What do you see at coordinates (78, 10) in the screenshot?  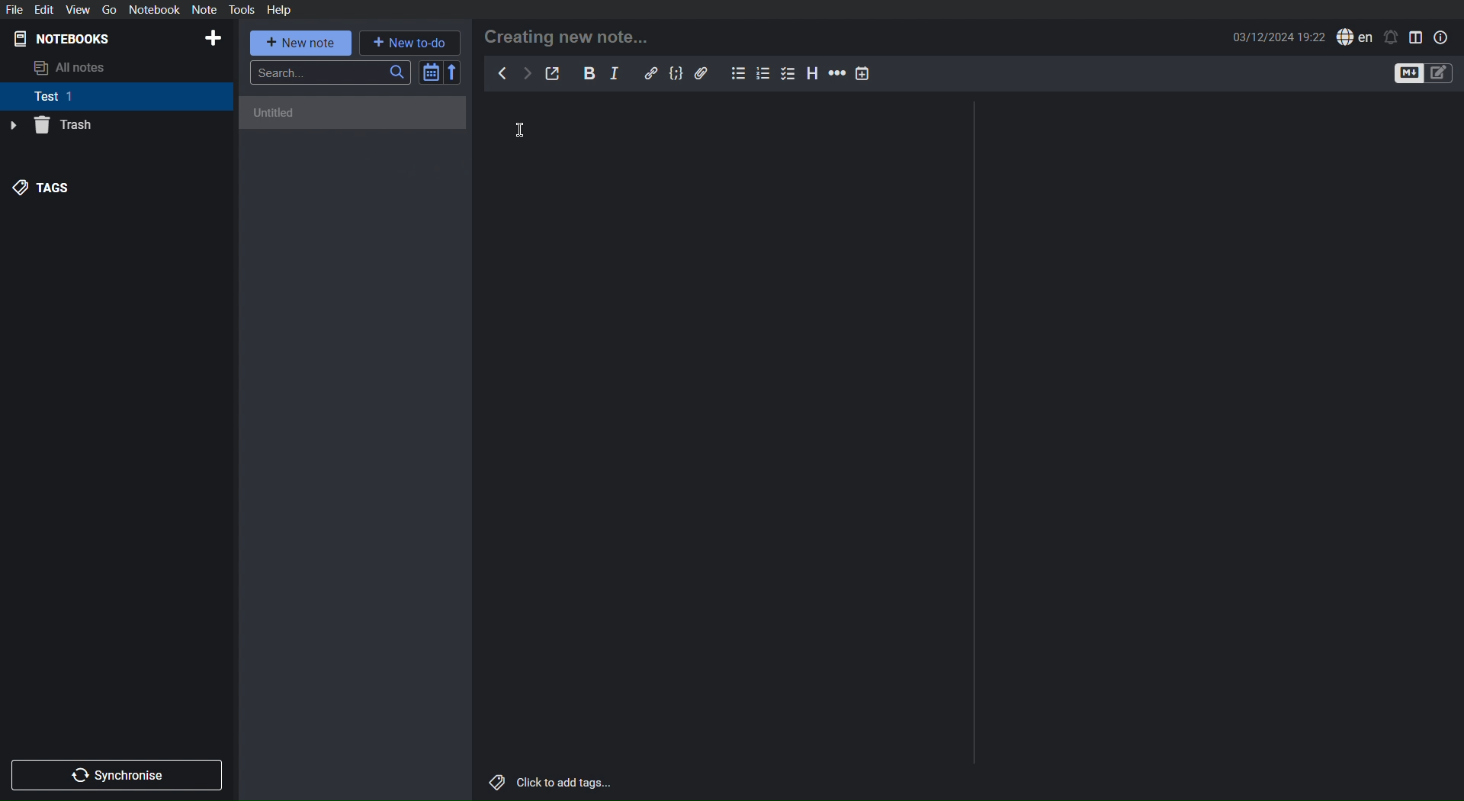 I see `View` at bounding box center [78, 10].